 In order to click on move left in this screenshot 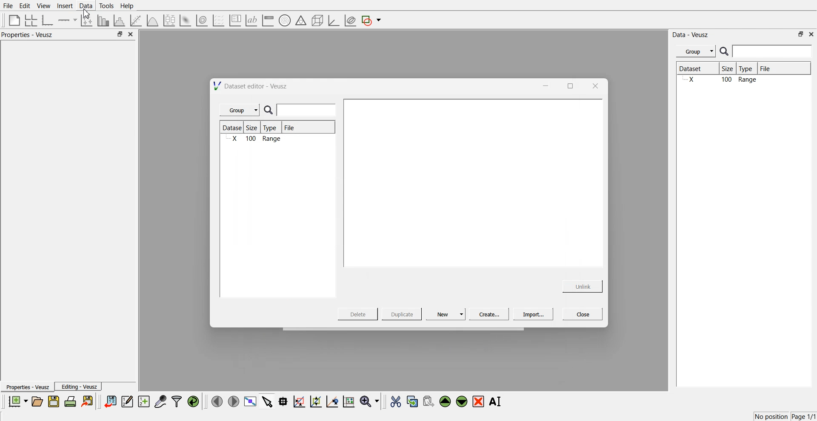, I will do `click(217, 401)`.